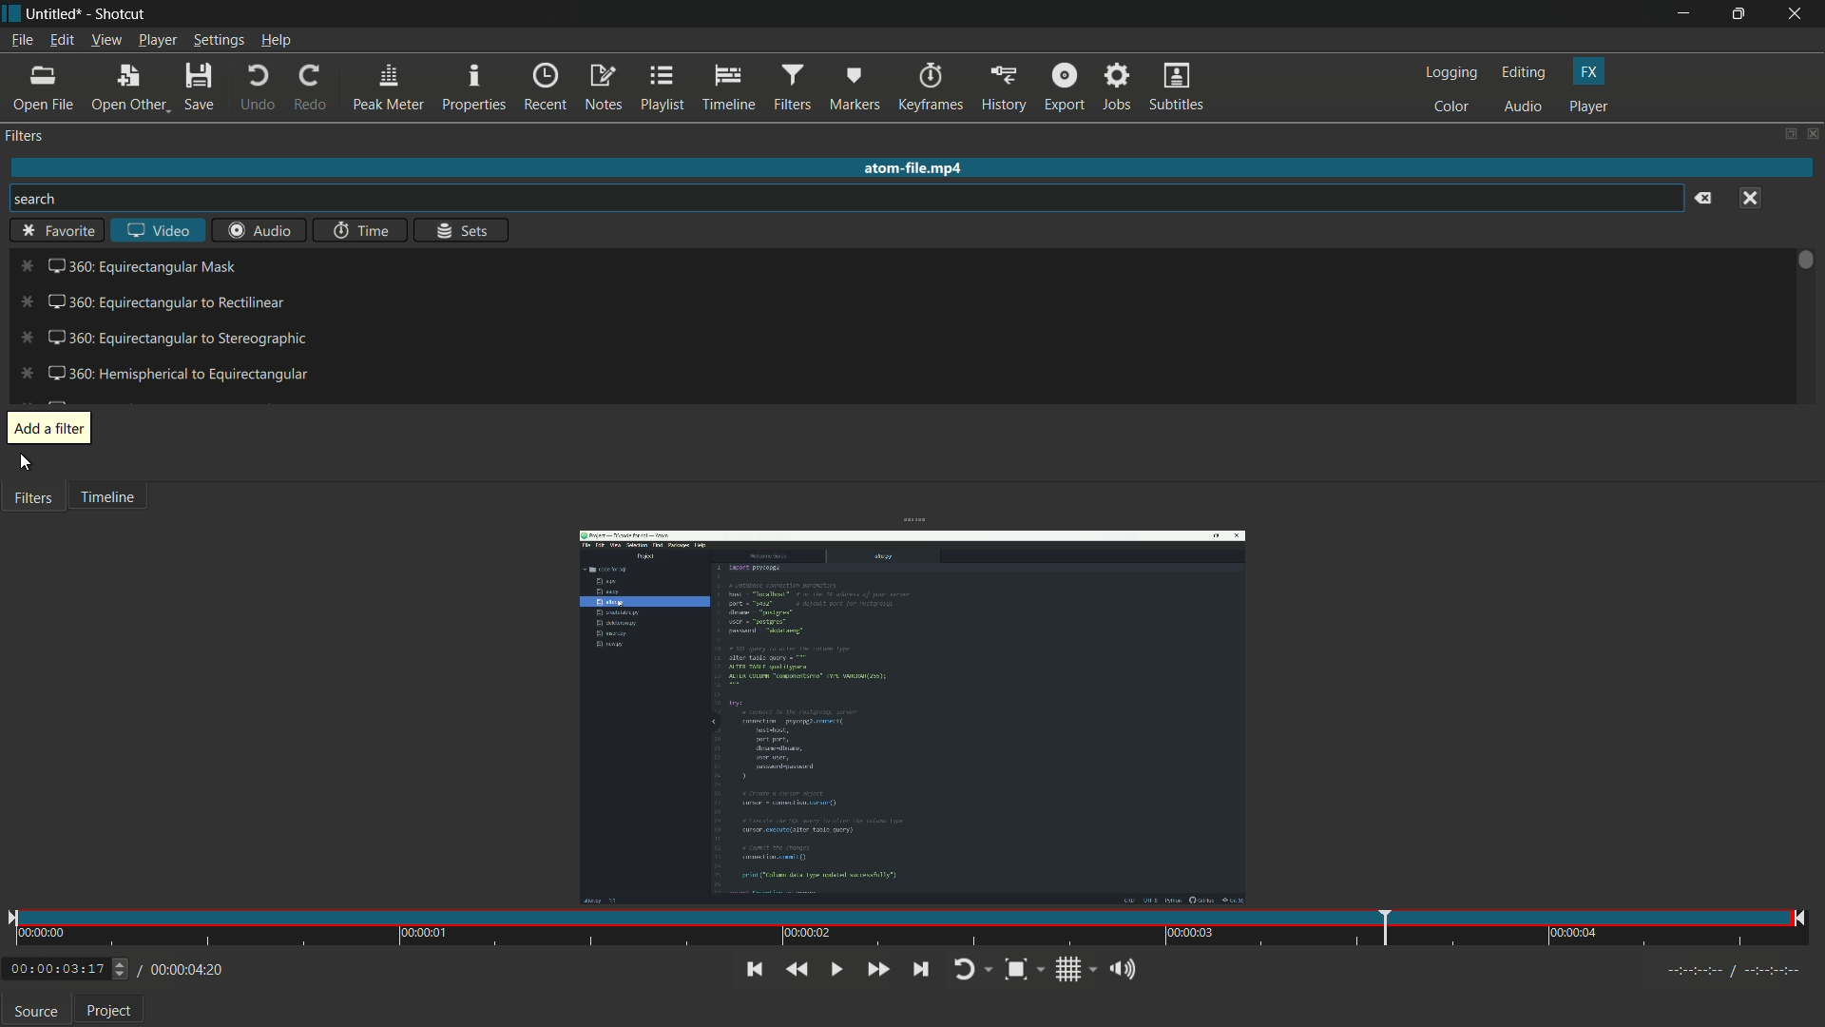  Describe the element at coordinates (877, 971) in the screenshot. I see `quickly play forward` at that location.